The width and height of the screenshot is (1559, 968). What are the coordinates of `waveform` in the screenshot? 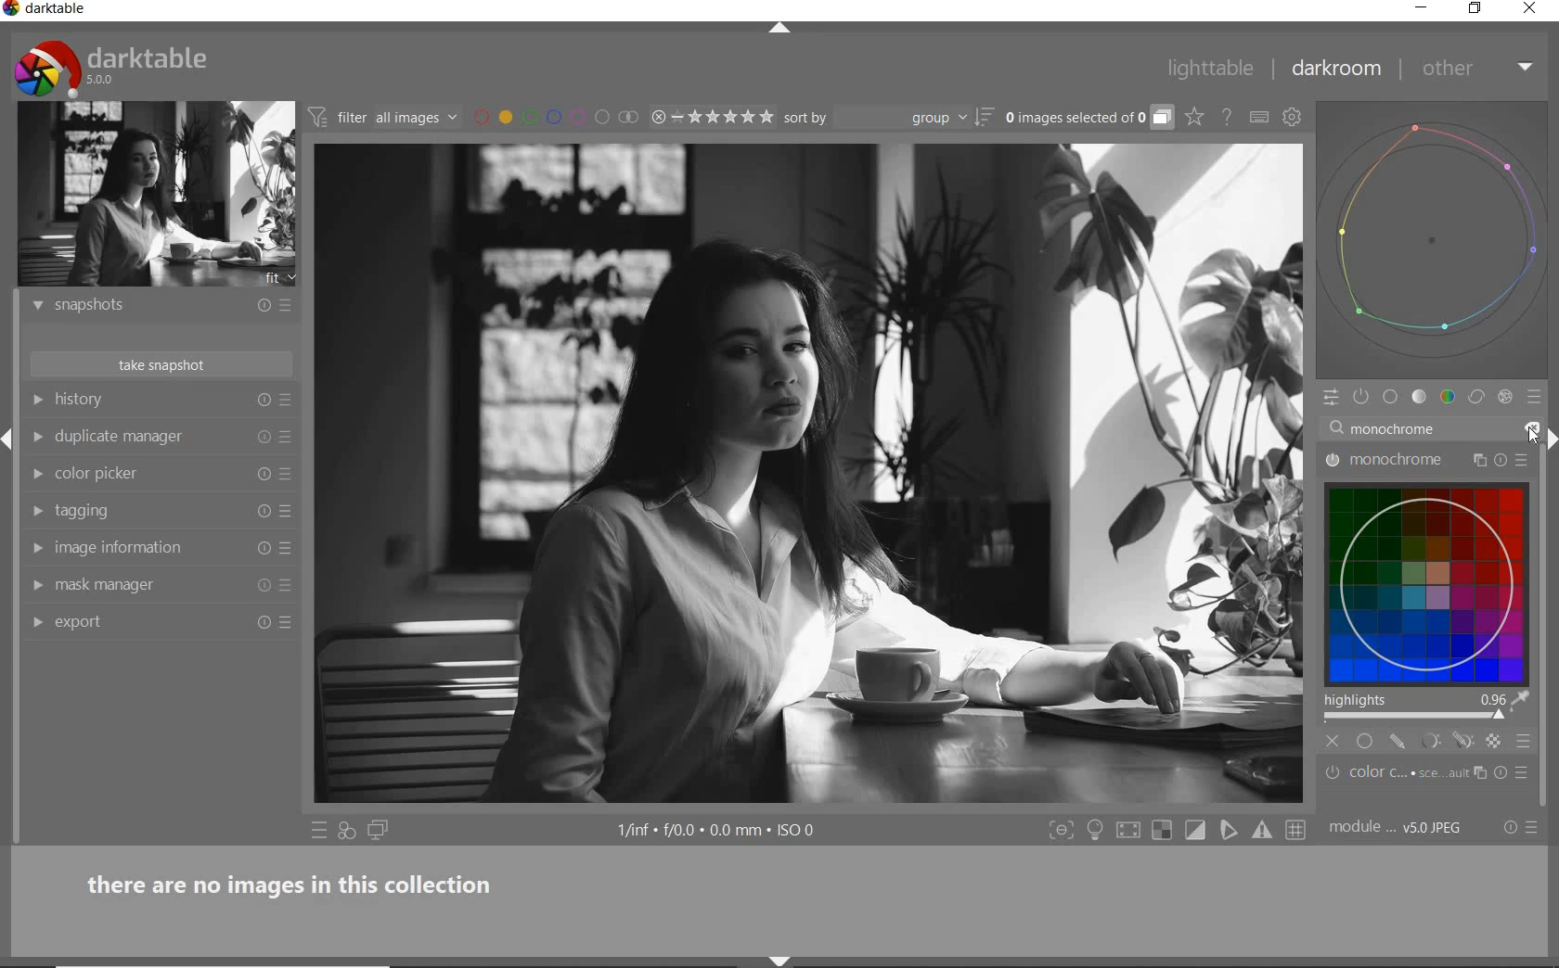 It's located at (1433, 238).